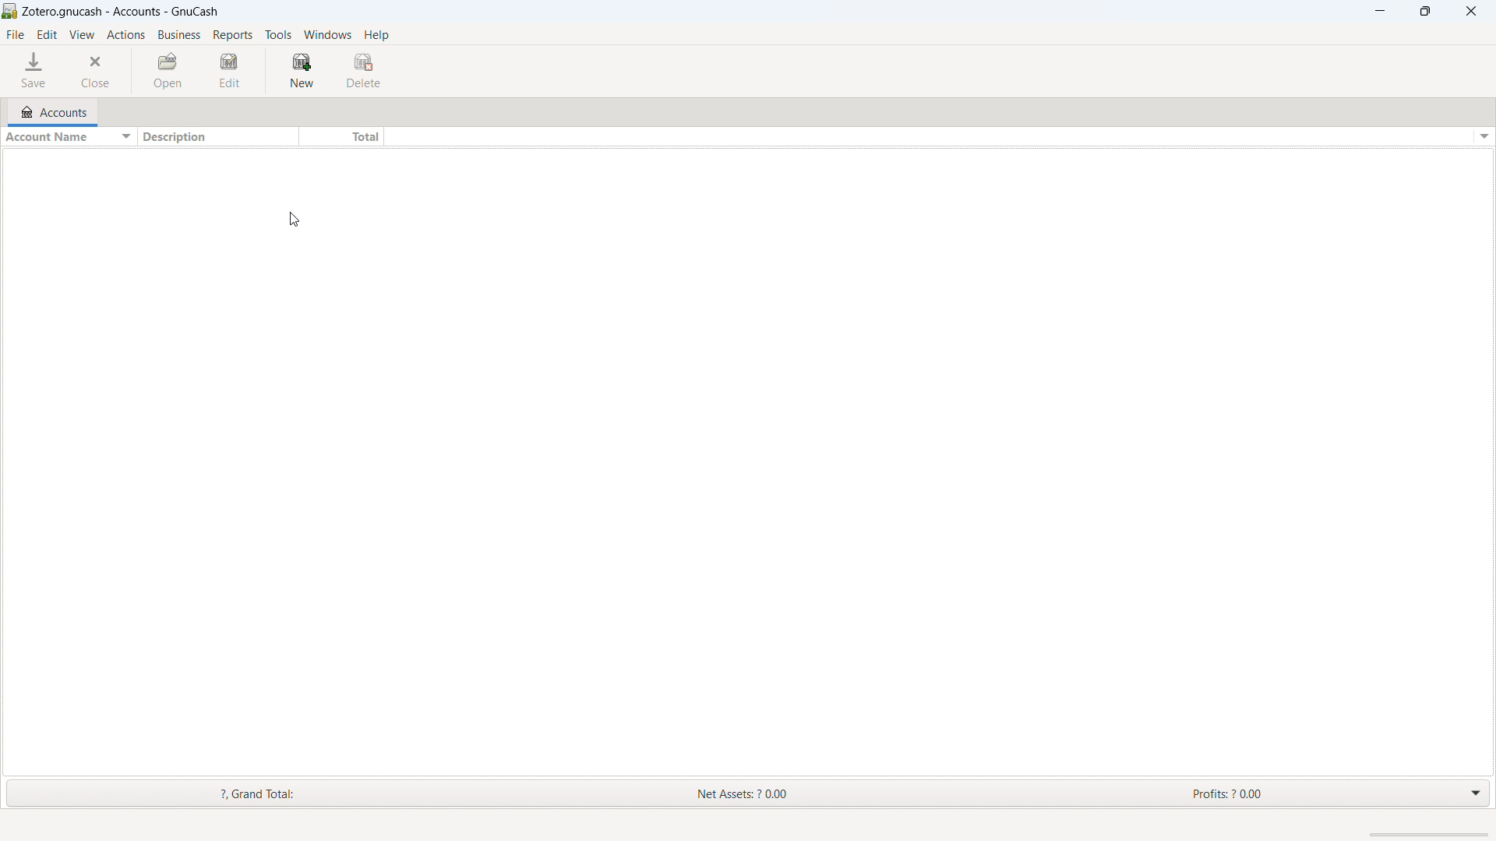 The width and height of the screenshot is (1496, 841). What do you see at coordinates (1378, 12) in the screenshot?
I see `minimize` at bounding box center [1378, 12].